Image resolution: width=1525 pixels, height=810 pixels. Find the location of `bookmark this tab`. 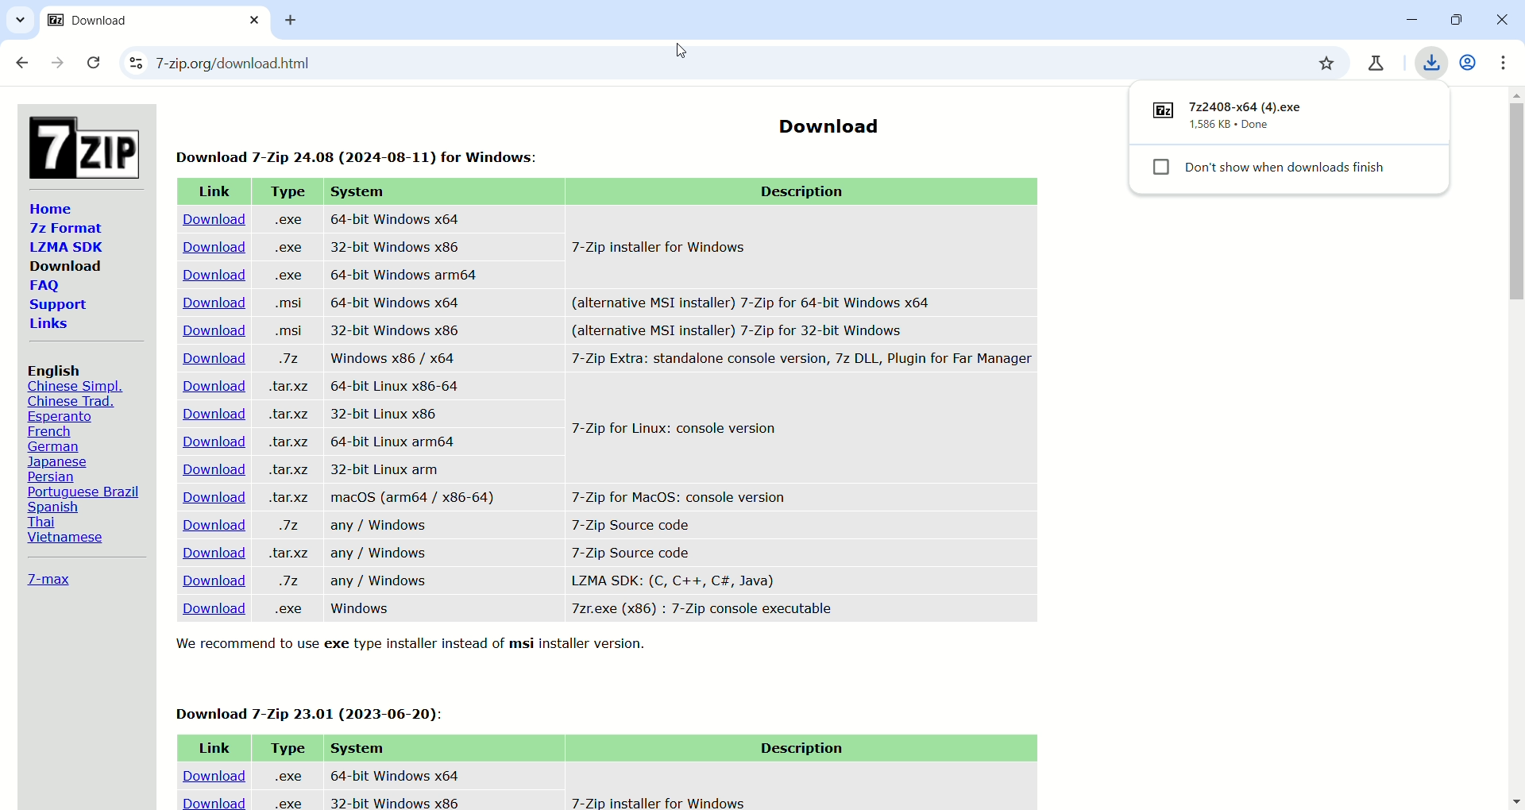

bookmark this tab is located at coordinates (1326, 63).